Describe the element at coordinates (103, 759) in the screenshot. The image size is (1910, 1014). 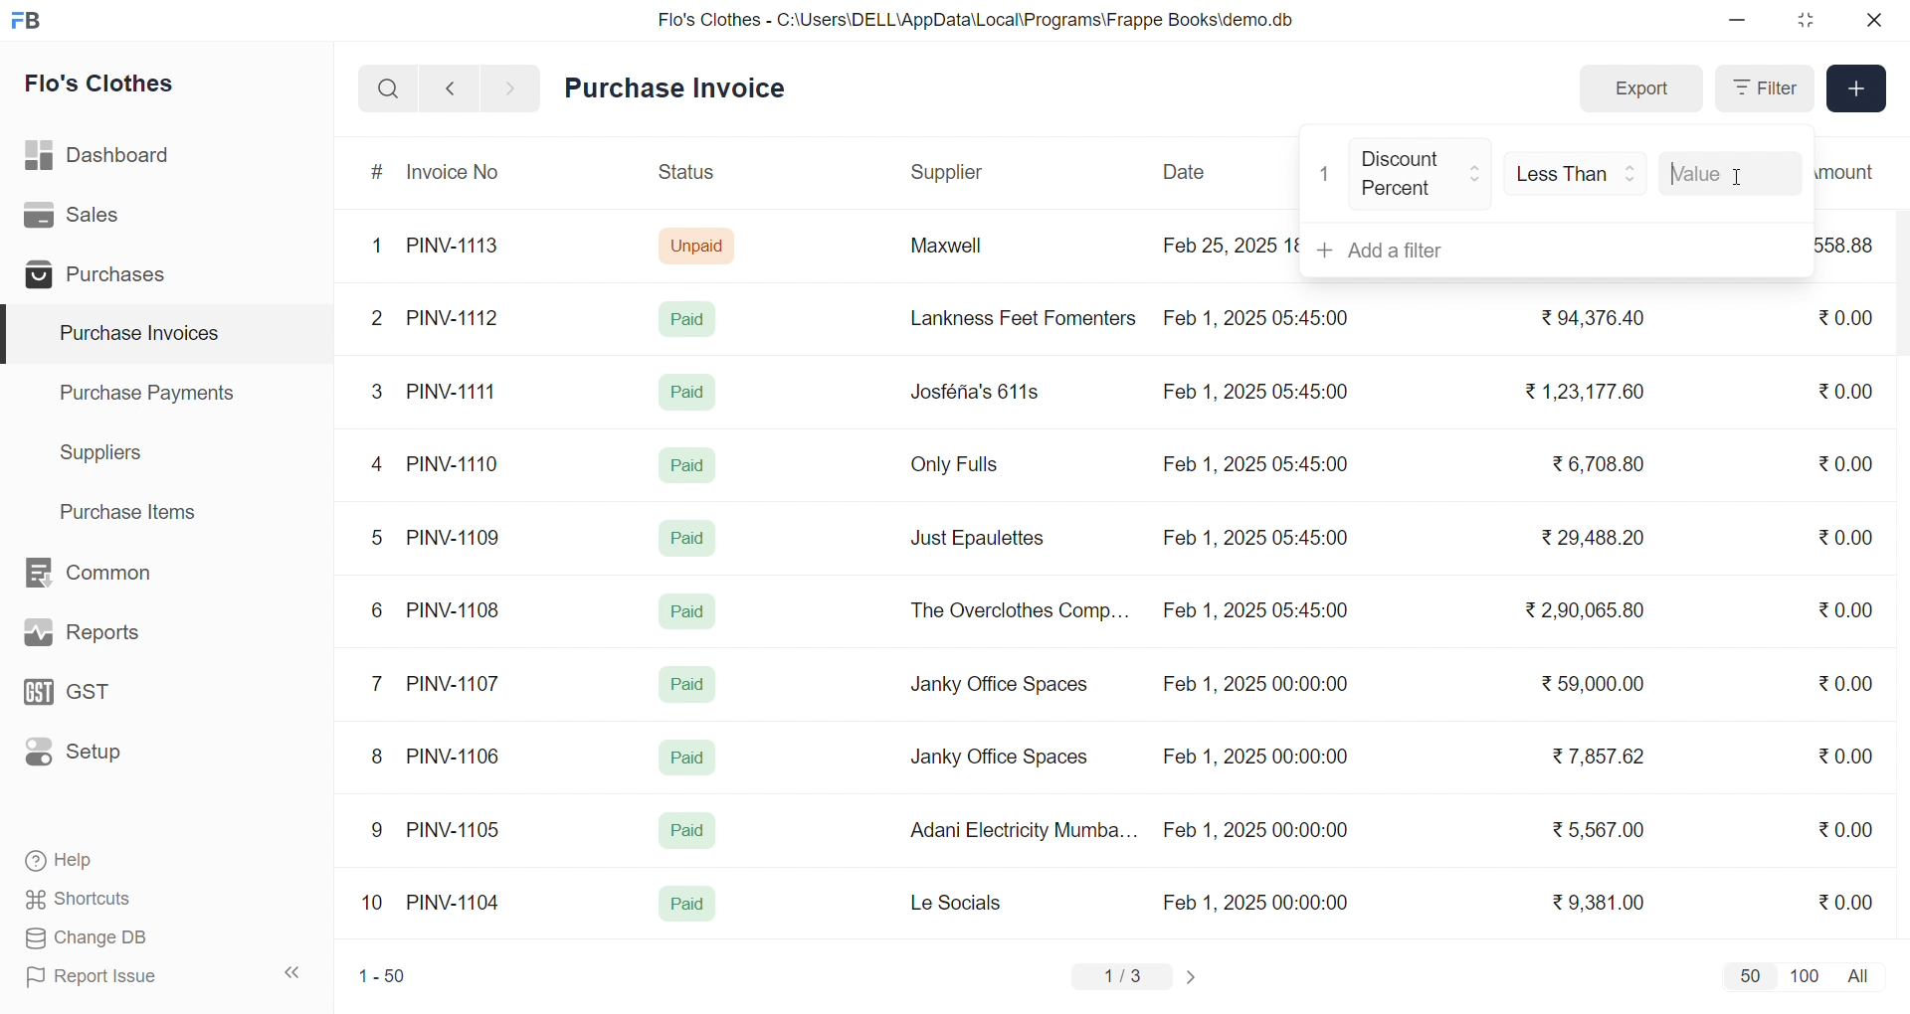
I see `Setup` at that location.